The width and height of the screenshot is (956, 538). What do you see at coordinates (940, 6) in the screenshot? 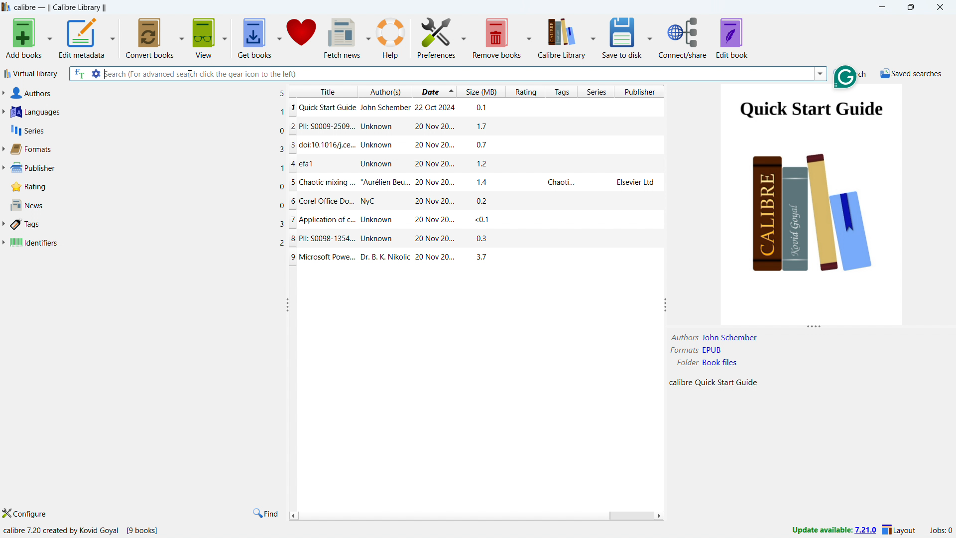
I see `close` at bounding box center [940, 6].